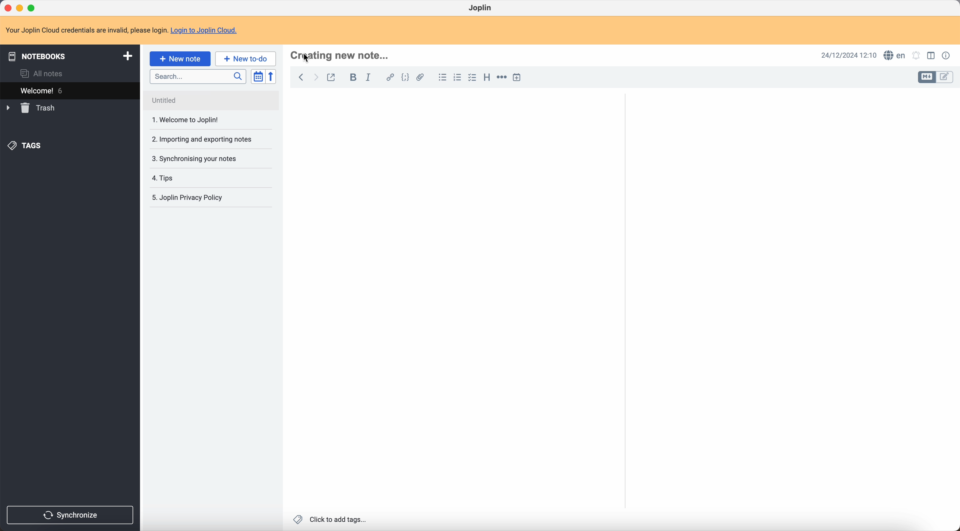 This screenshot has height=531, width=960. What do you see at coordinates (457, 77) in the screenshot?
I see `numbered list` at bounding box center [457, 77].